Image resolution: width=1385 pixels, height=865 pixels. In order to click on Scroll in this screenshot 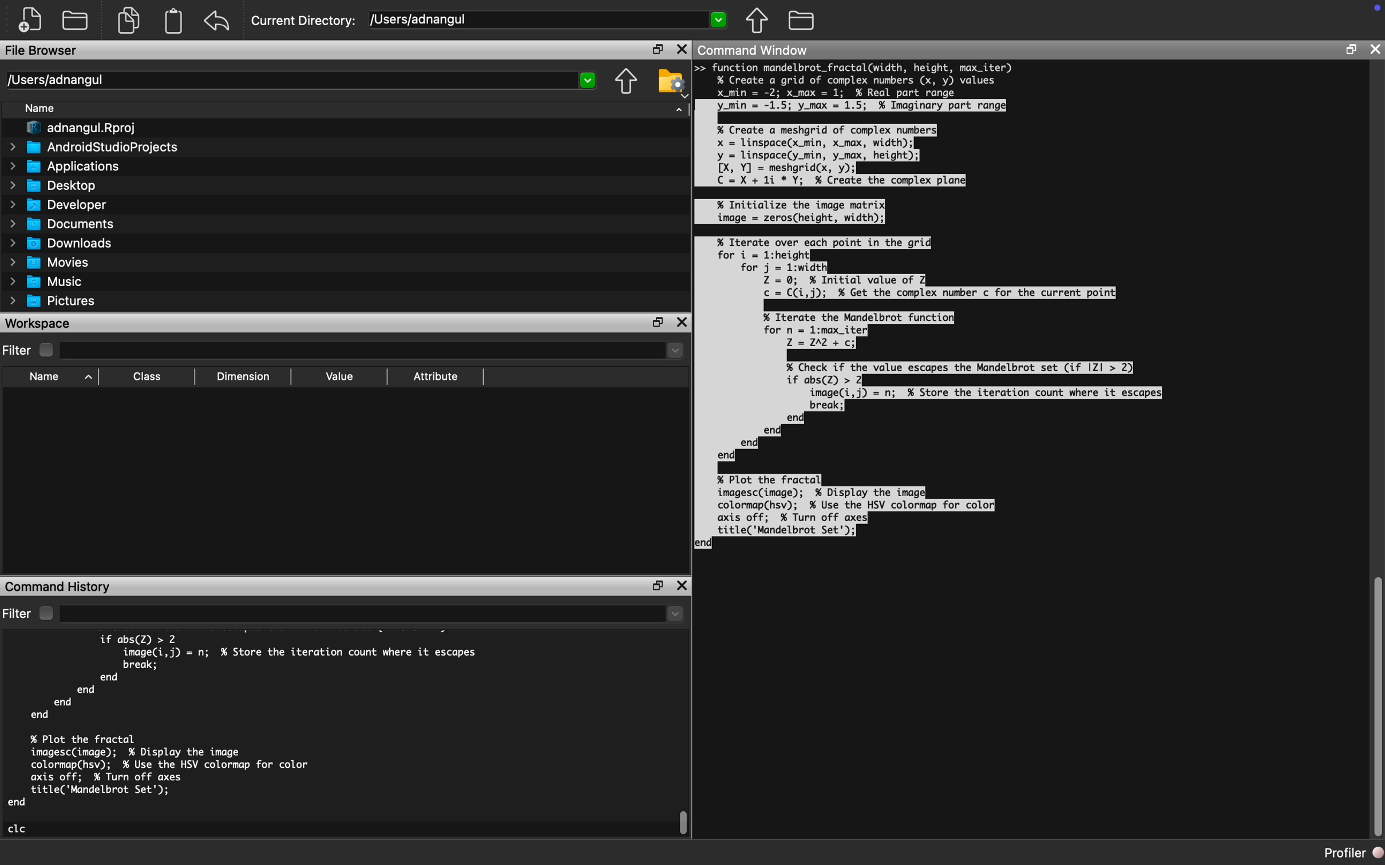, I will do `click(1375, 706)`.